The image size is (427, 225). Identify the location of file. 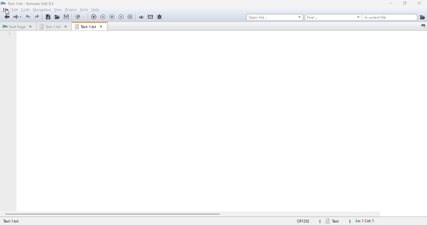
(6, 9).